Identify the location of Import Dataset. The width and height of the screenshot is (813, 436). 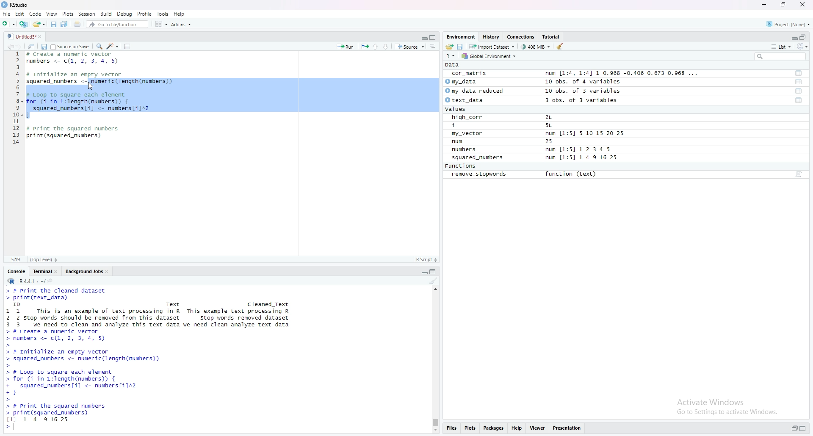
(492, 46).